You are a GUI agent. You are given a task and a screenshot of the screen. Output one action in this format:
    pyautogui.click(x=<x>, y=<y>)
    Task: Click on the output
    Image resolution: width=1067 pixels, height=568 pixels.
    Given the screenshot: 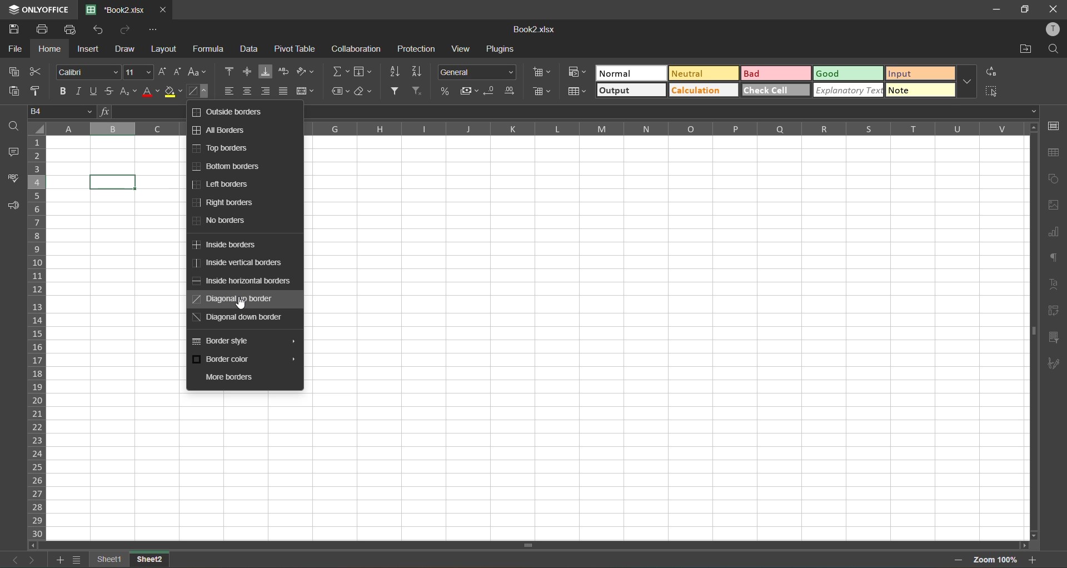 What is the action you would take?
    pyautogui.click(x=633, y=90)
    